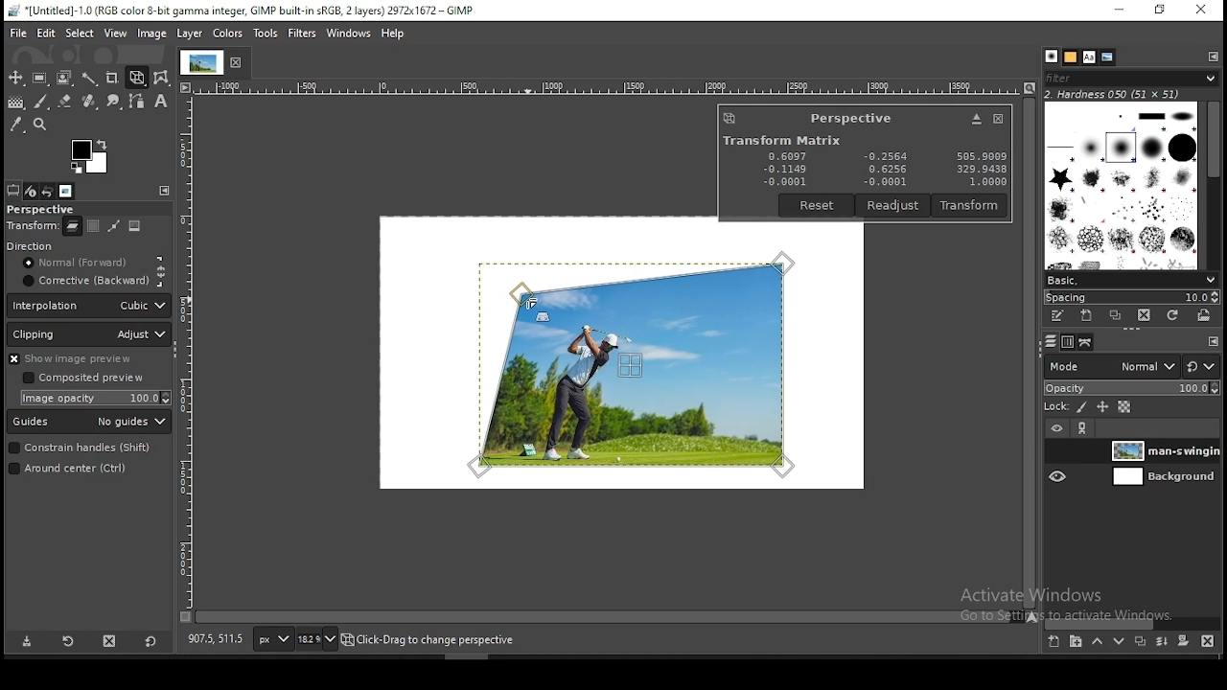 The image size is (1227, 690). What do you see at coordinates (1057, 407) in the screenshot?
I see `lock` at bounding box center [1057, 407].